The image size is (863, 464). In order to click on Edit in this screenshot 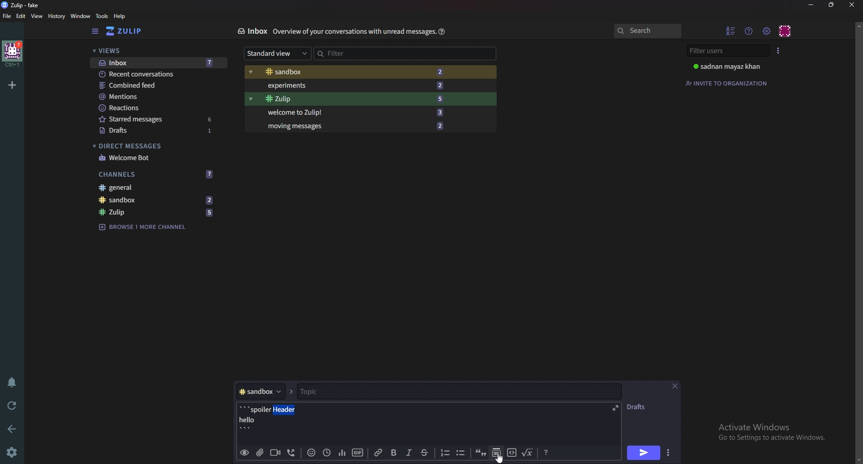, I will do `click(22, 16)`.